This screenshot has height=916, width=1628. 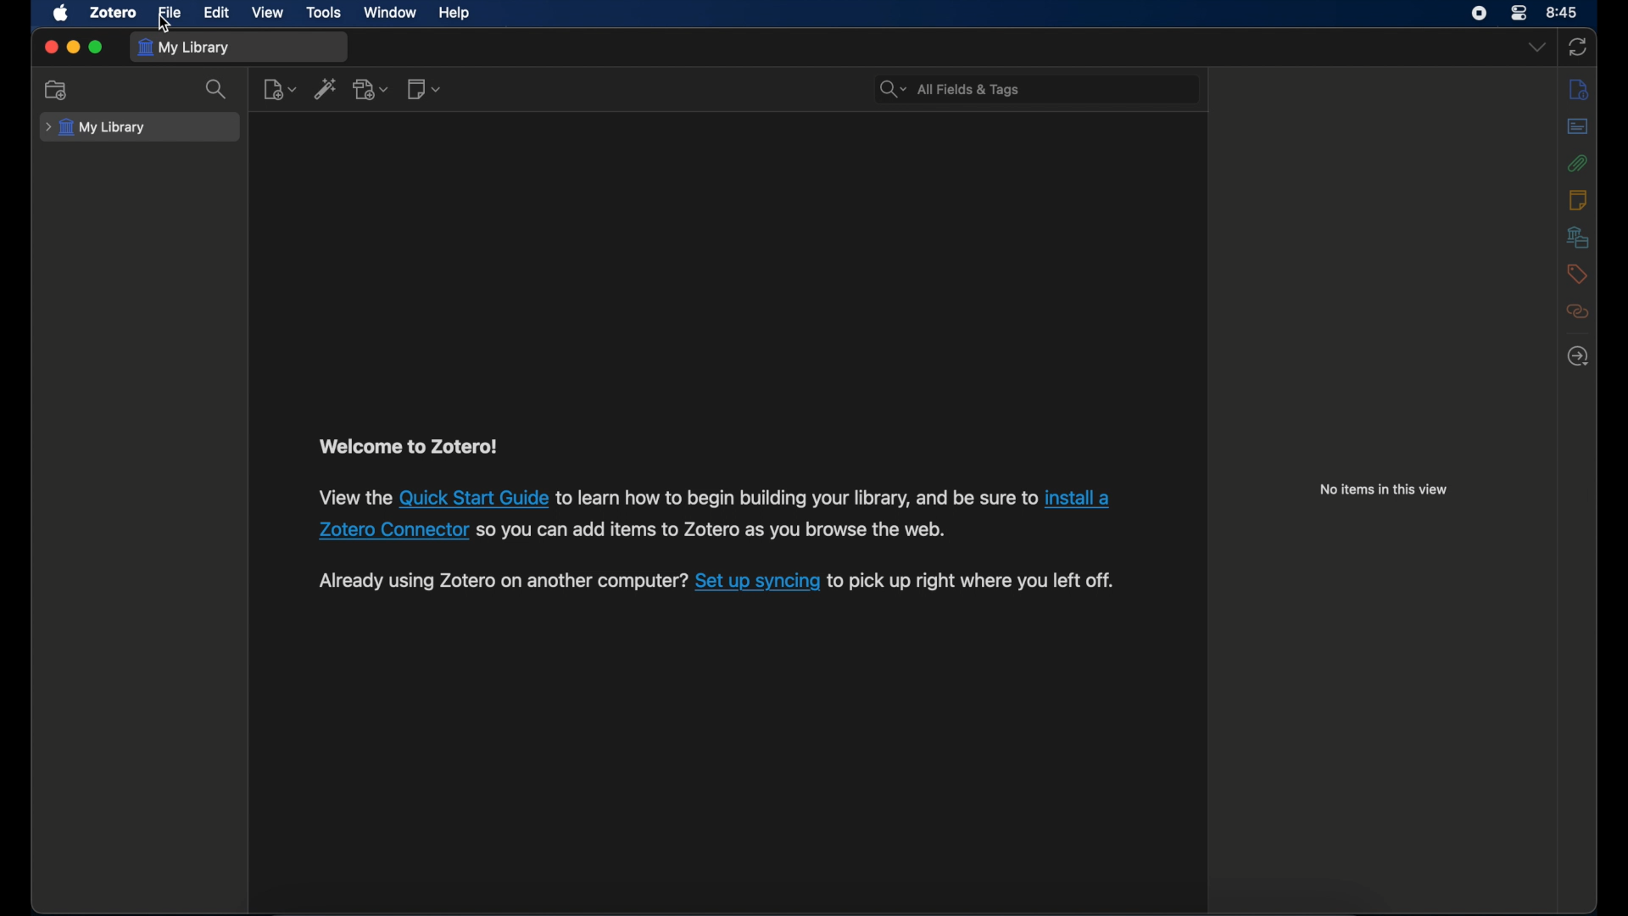 I want to click on attachments, so click(x=1578, y=164).